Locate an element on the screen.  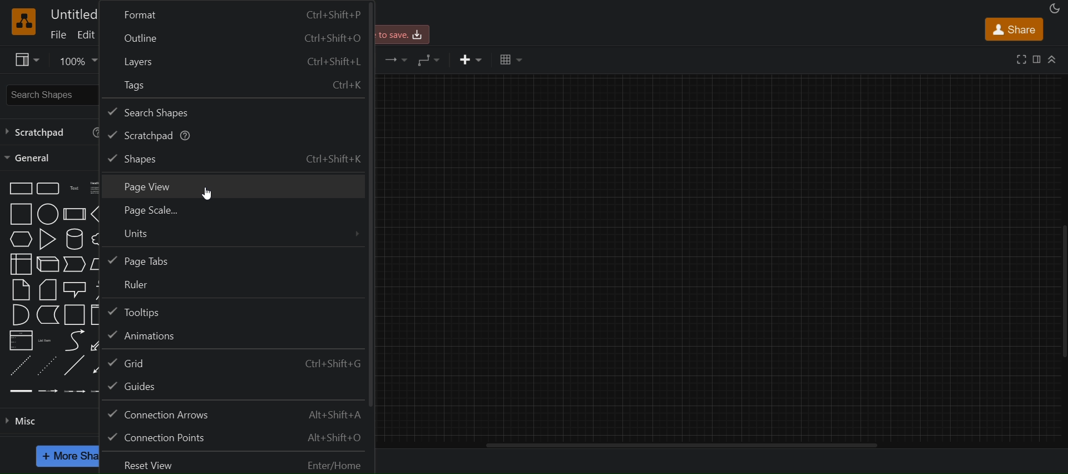
insert is located at coordinates (472, 59).